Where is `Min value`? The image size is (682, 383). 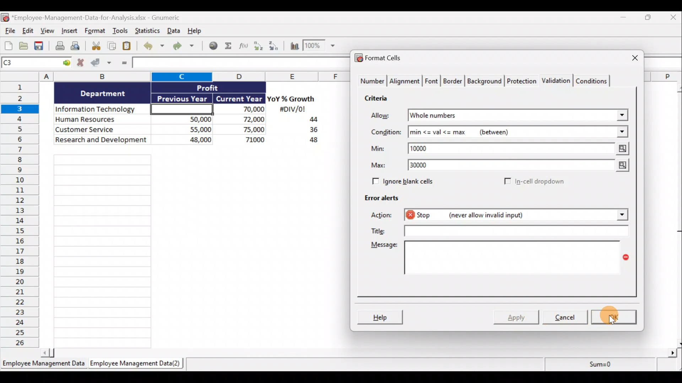 Min value is located at coordinates (621, 149).